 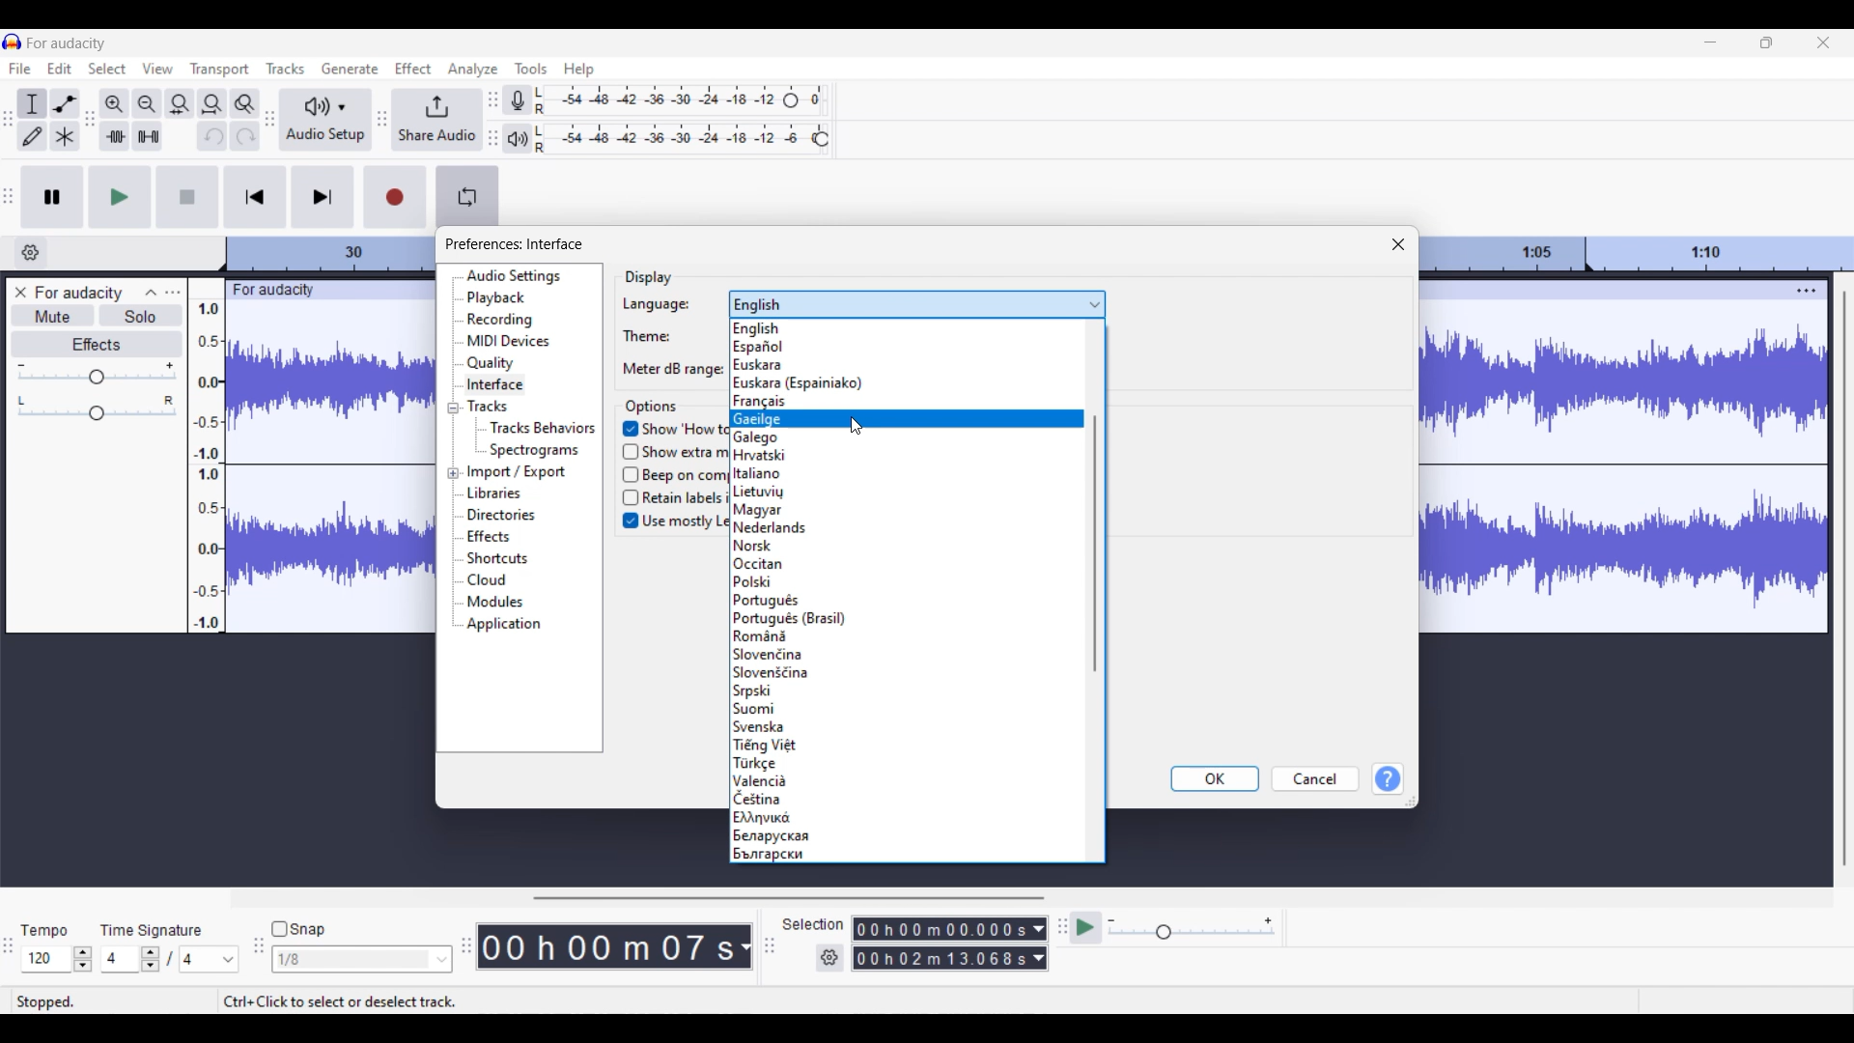 What do you see at coordinates (788, 898) in the screenshot?
I see `Horizontal slide bar` at bounding box center [788, 898].